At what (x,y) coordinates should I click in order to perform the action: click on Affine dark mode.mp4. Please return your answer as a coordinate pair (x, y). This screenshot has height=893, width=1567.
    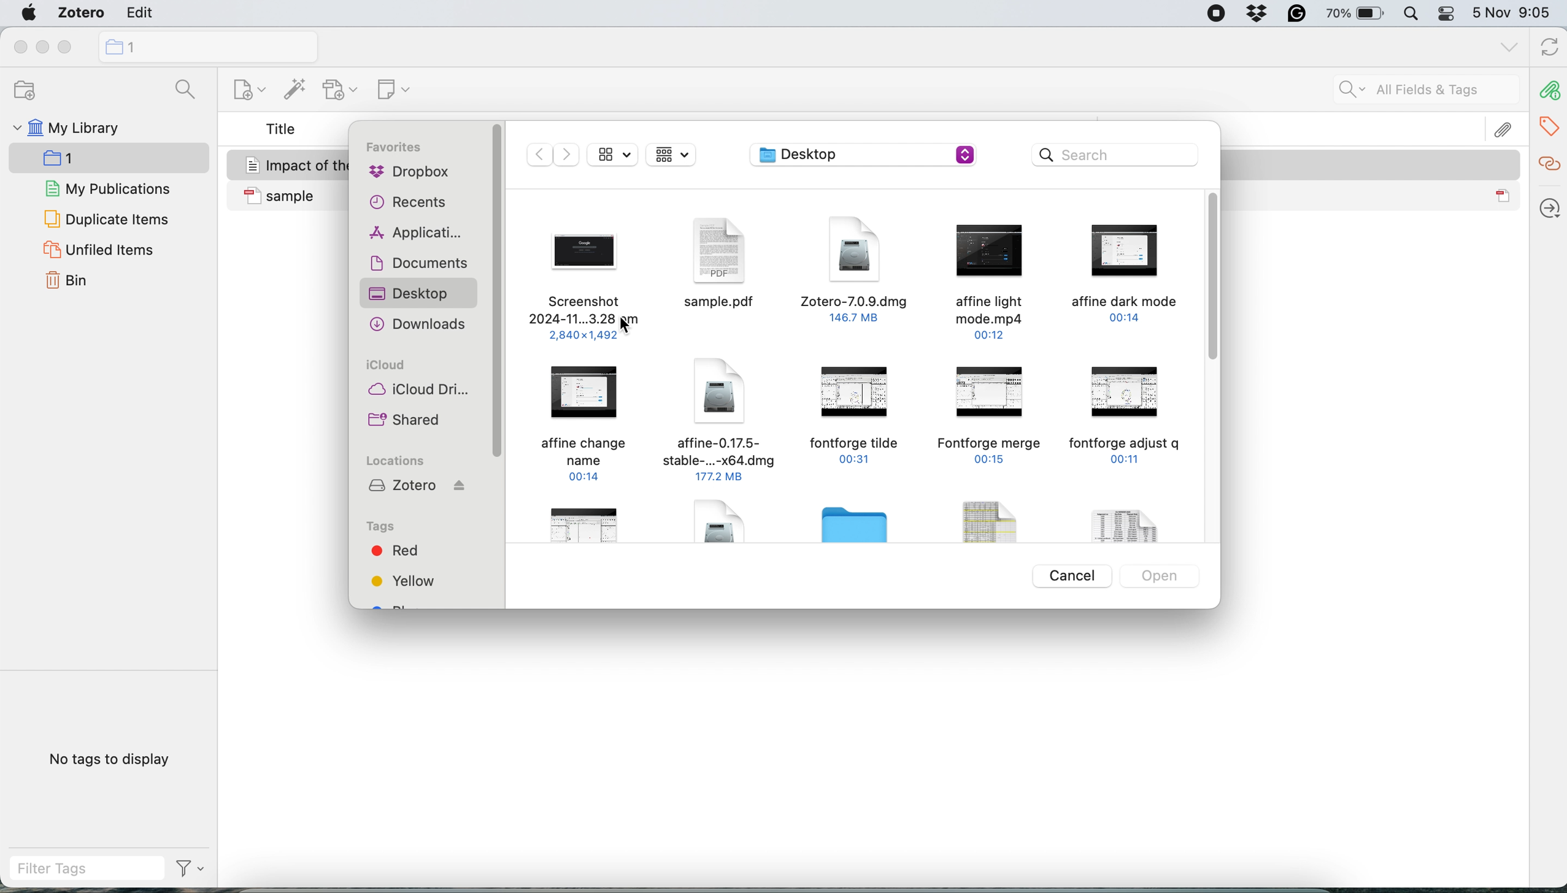
    Looking at the image, I should click on (1120, 275).